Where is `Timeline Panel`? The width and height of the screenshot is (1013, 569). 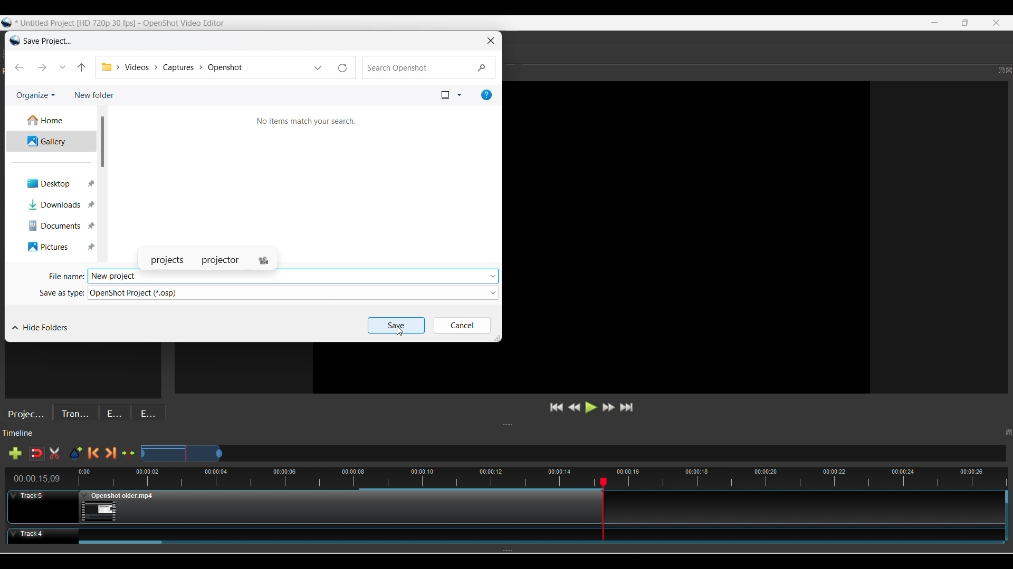 Timeline Panel is located at coordinates (497, 436).